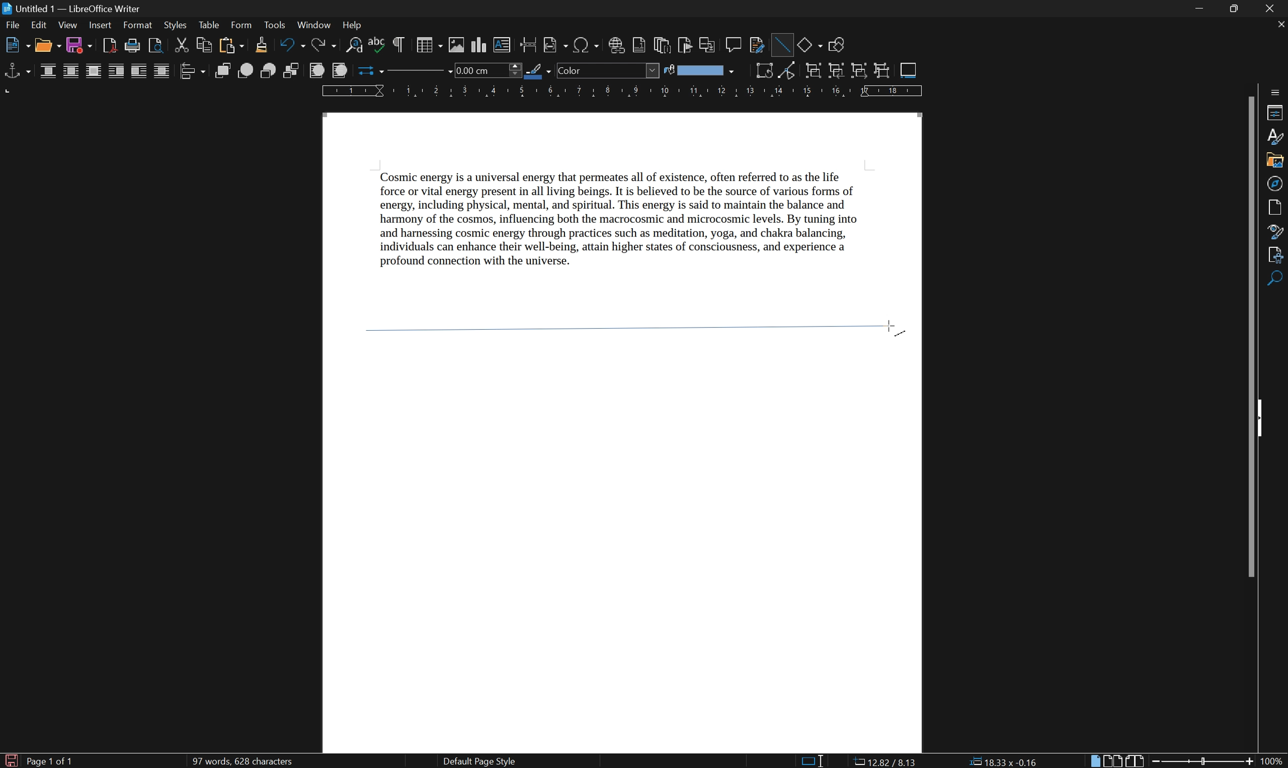 This screenshot has width=1288, height=768. Describe the element at coordinates (688, 46) in the screenshot. I see `insert bookmark` at that location.